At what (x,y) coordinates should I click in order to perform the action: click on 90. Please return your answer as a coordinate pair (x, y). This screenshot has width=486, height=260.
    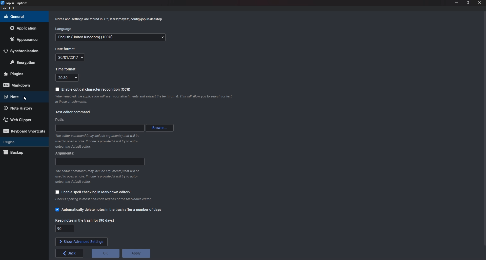
    Looking at the image, I should click on (66, 228).